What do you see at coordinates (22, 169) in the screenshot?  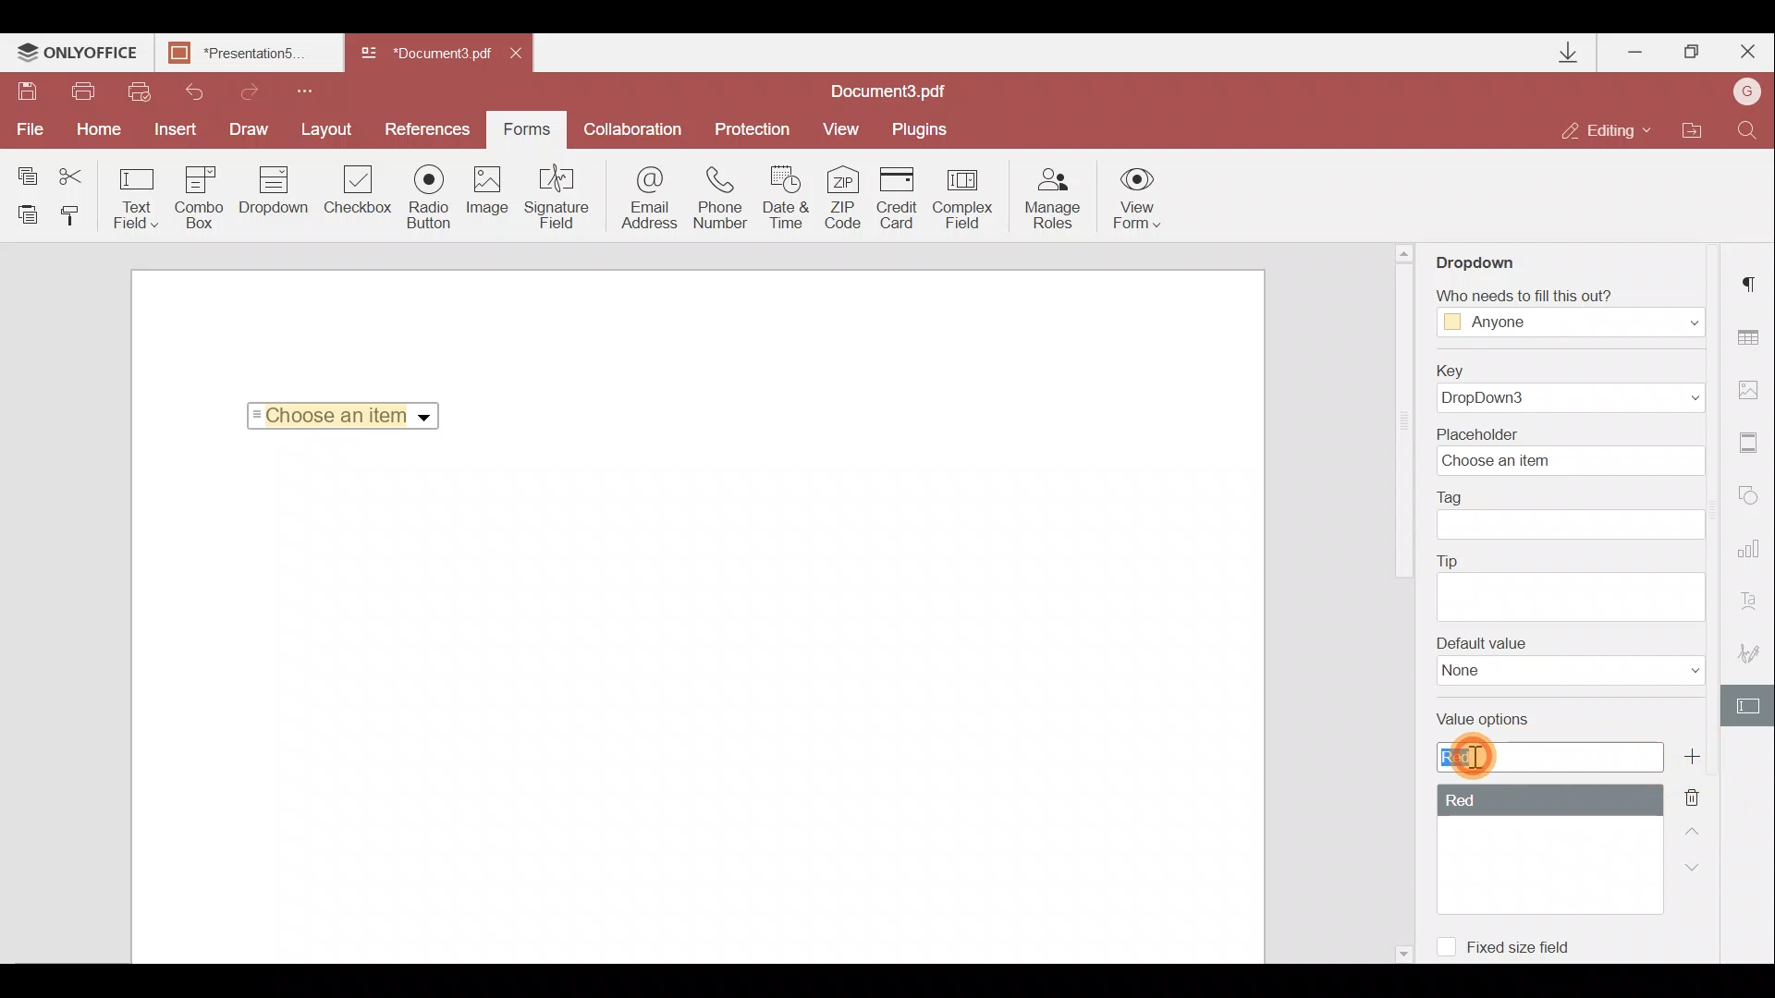 I see `Copy` at bounding box center [22, 169].